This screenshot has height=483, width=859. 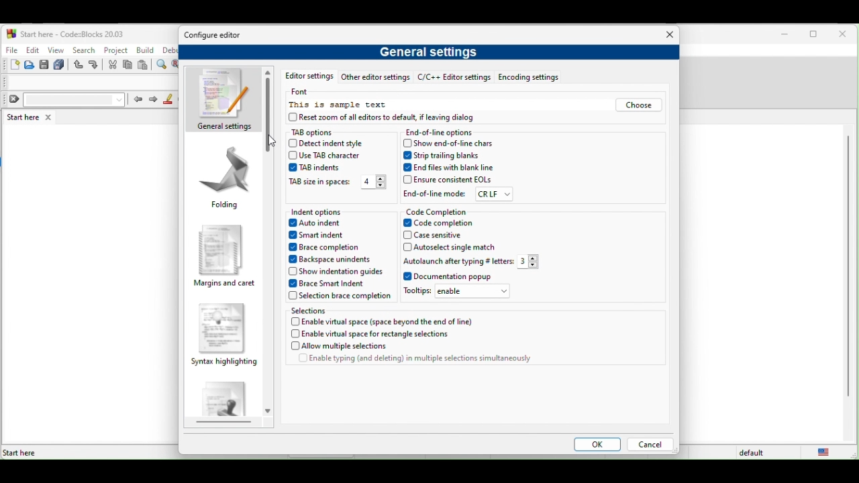 I want to click on case sensitive, so click(x=442, y=235).